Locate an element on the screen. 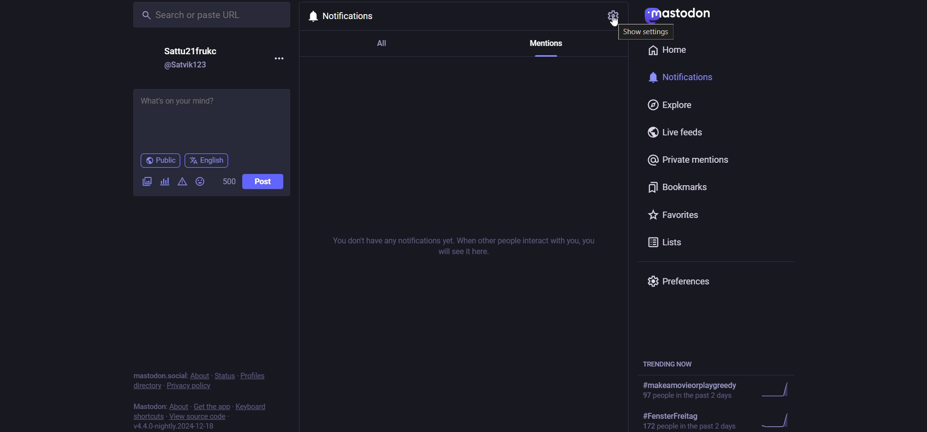  Satty21frukc is located at coordinates (191, 51).